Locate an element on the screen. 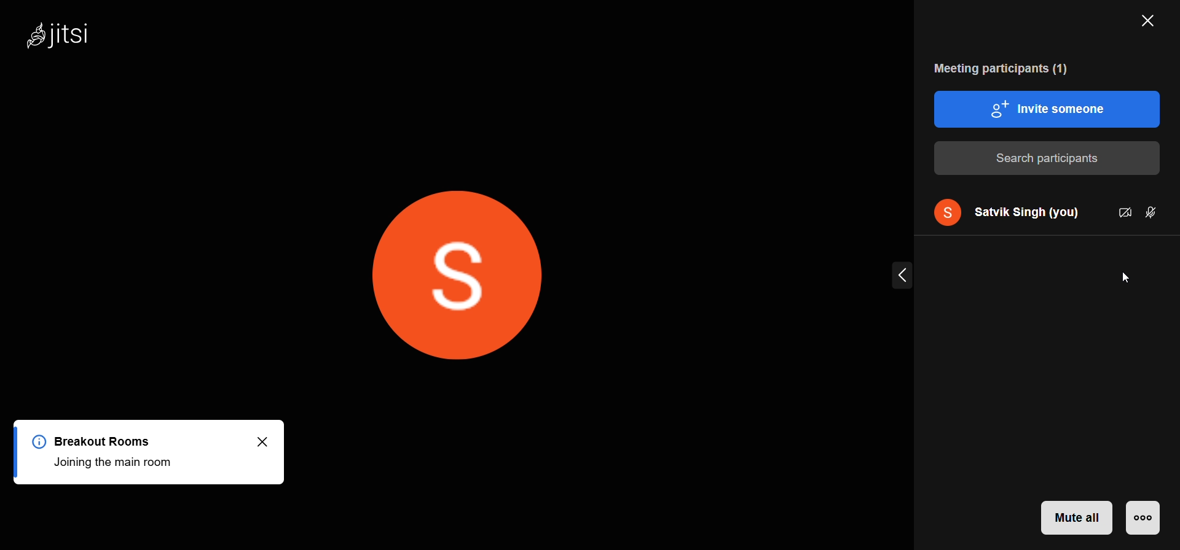 The height and width of the screenshot is (550, 1180). search participant is located at coordinates (1048, 159).